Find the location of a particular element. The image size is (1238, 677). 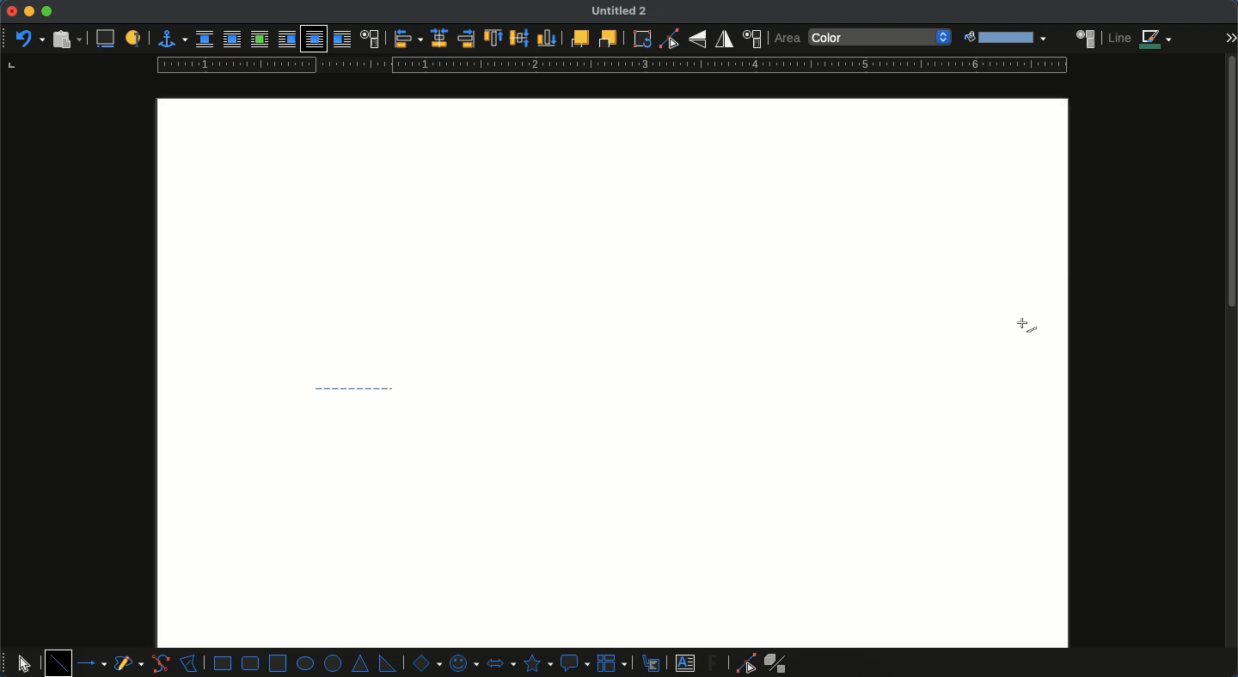

curve is located at coordinates (160, 663).